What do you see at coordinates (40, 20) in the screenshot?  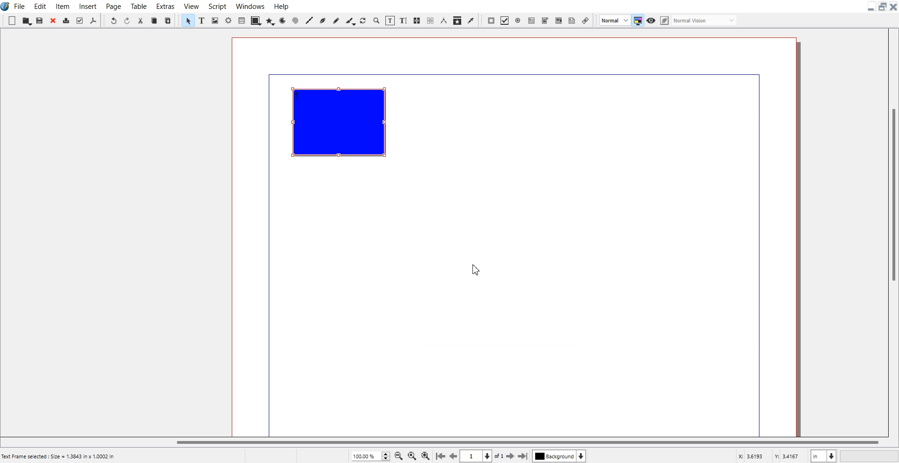 I see `Save` at bounding box center [40, 20].